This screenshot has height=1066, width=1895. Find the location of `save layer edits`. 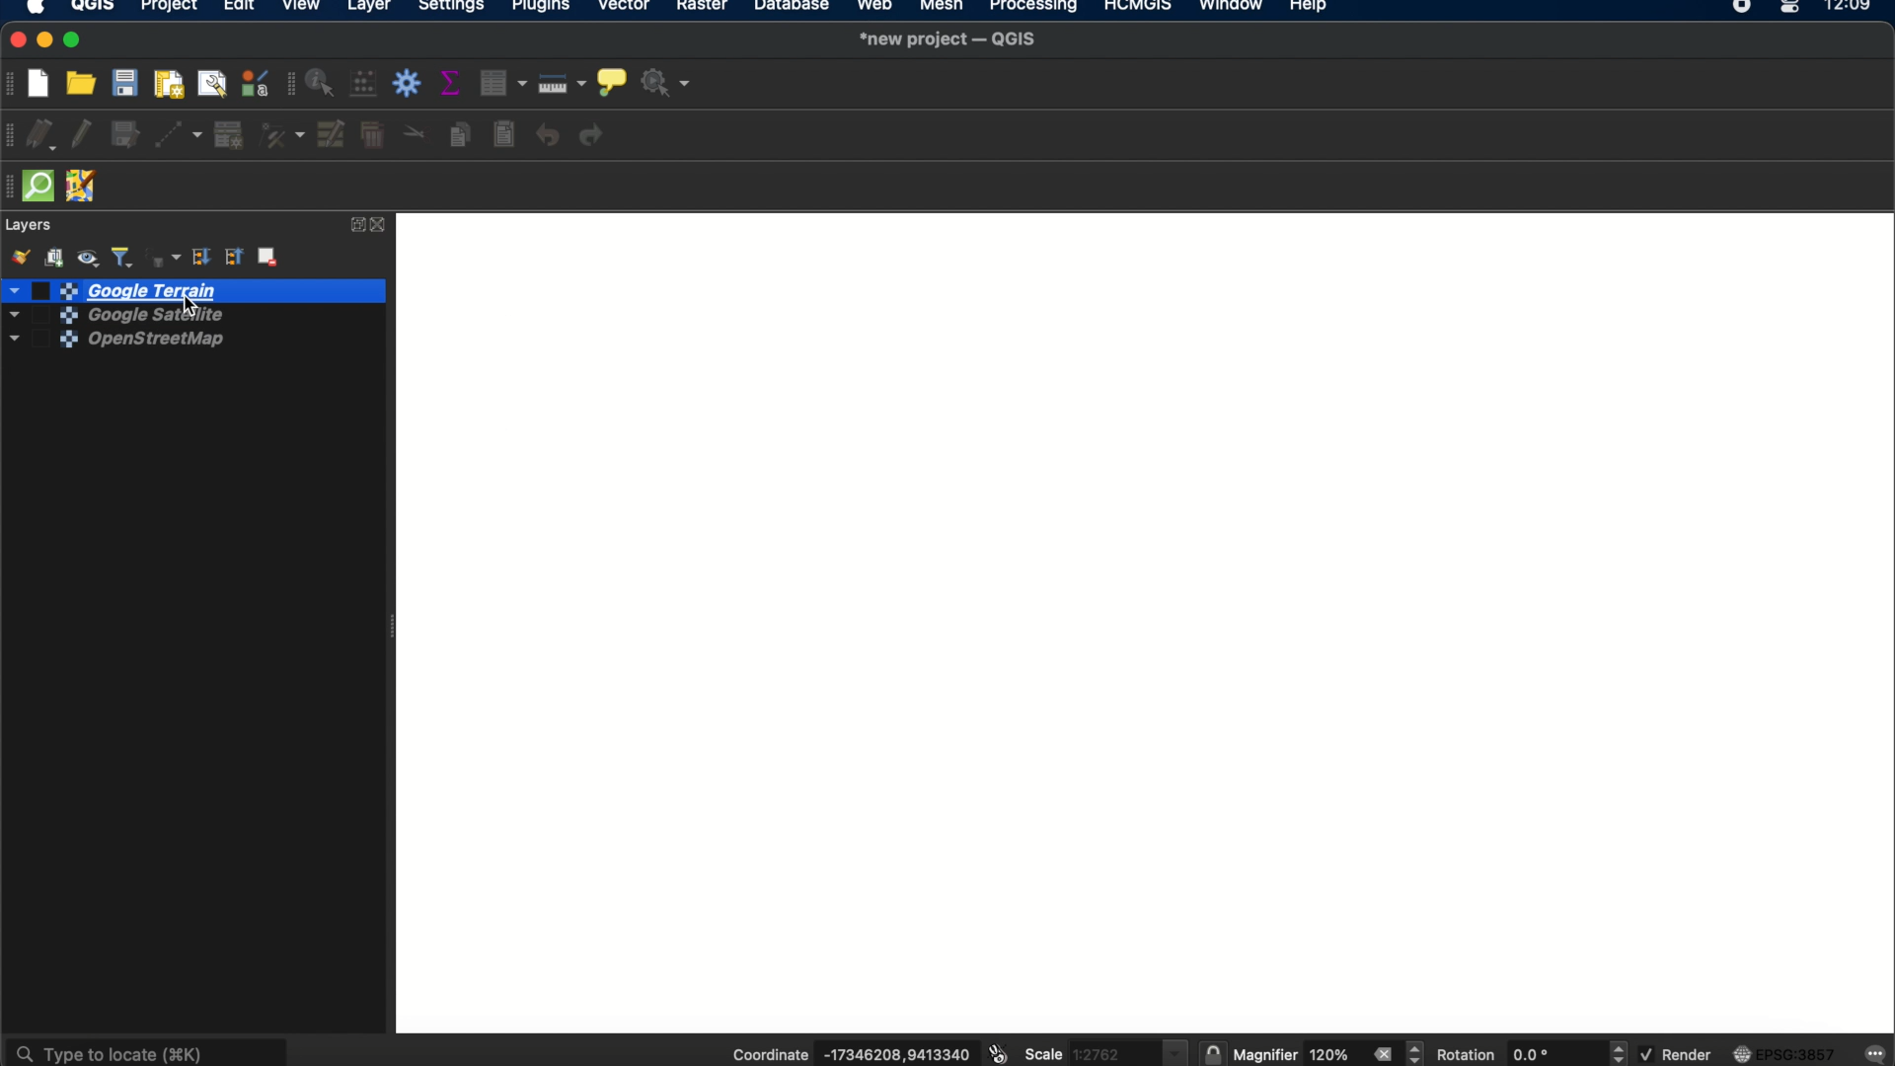

save layer edits is located at coordinates (126, 136).